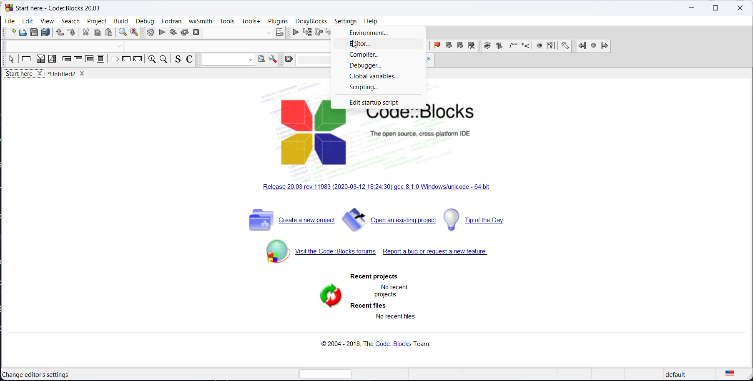 Image resolution: width=753 pixels, height=381 pixels. What do you see at coordinates (428, 60) in the screenshot?
I see `regex` at bounding box center [428, 60].